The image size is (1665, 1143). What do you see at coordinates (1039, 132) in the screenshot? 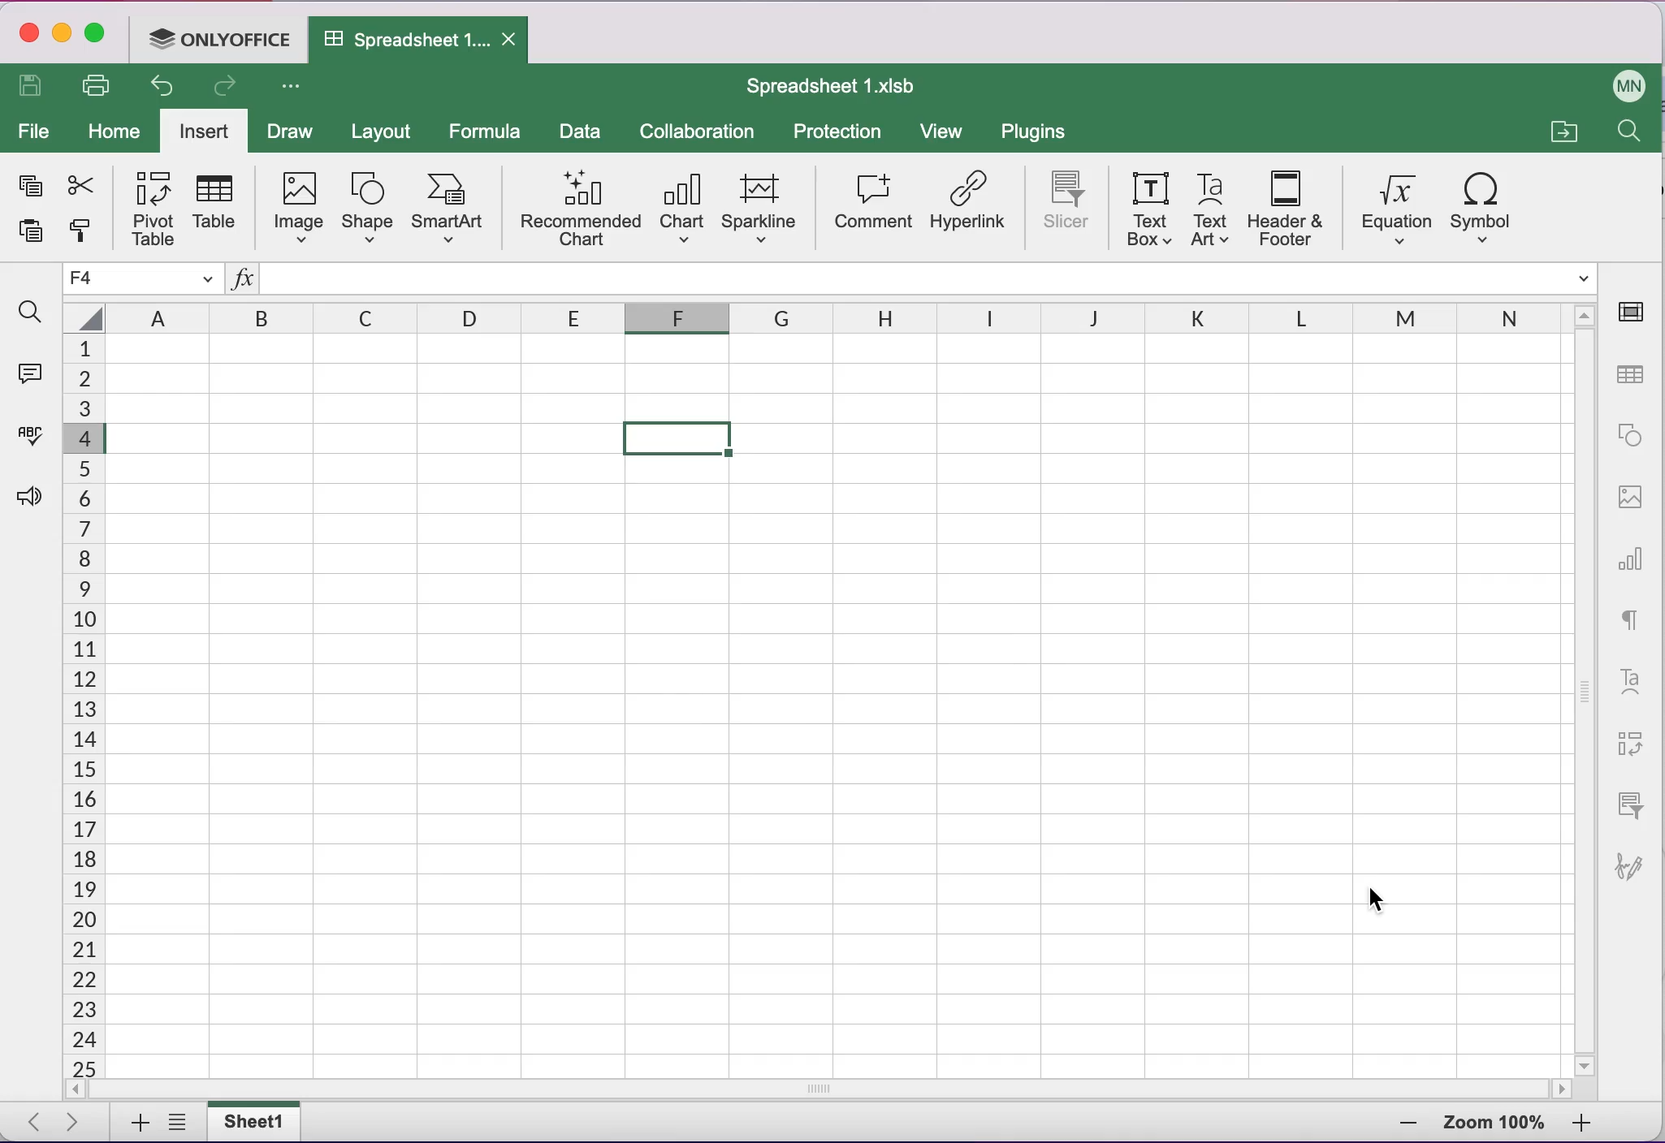
I see `plugins` at bounding box center [1039, 132].